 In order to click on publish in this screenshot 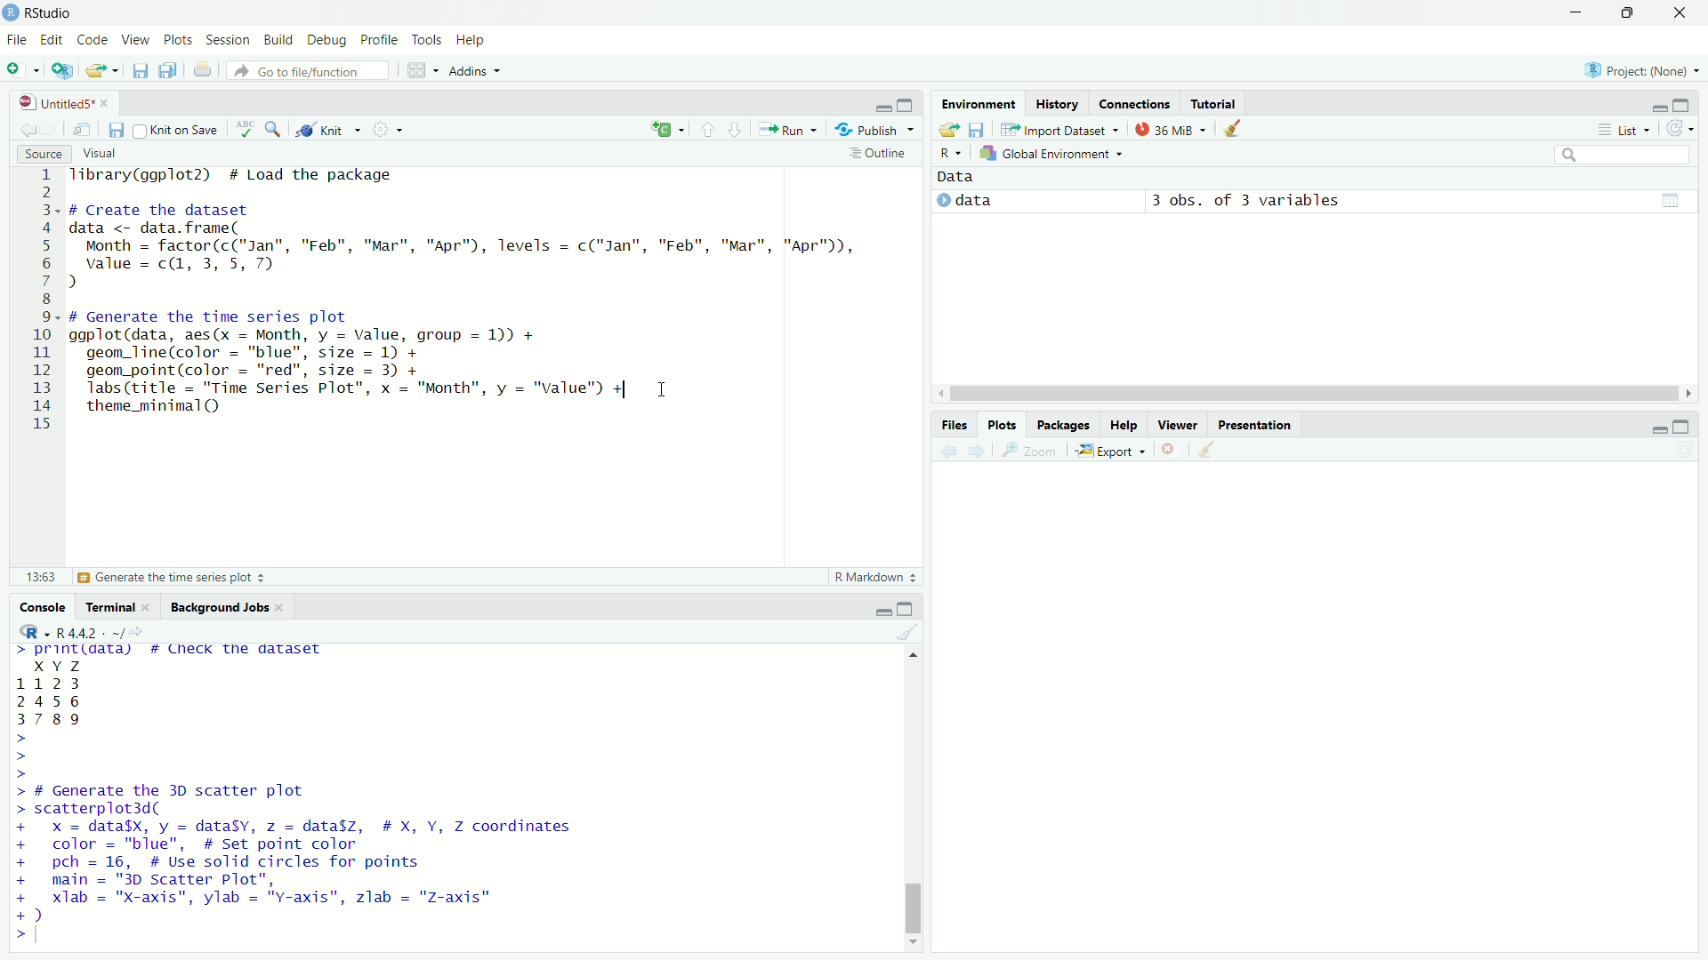, I will do `click(877, 128)`.